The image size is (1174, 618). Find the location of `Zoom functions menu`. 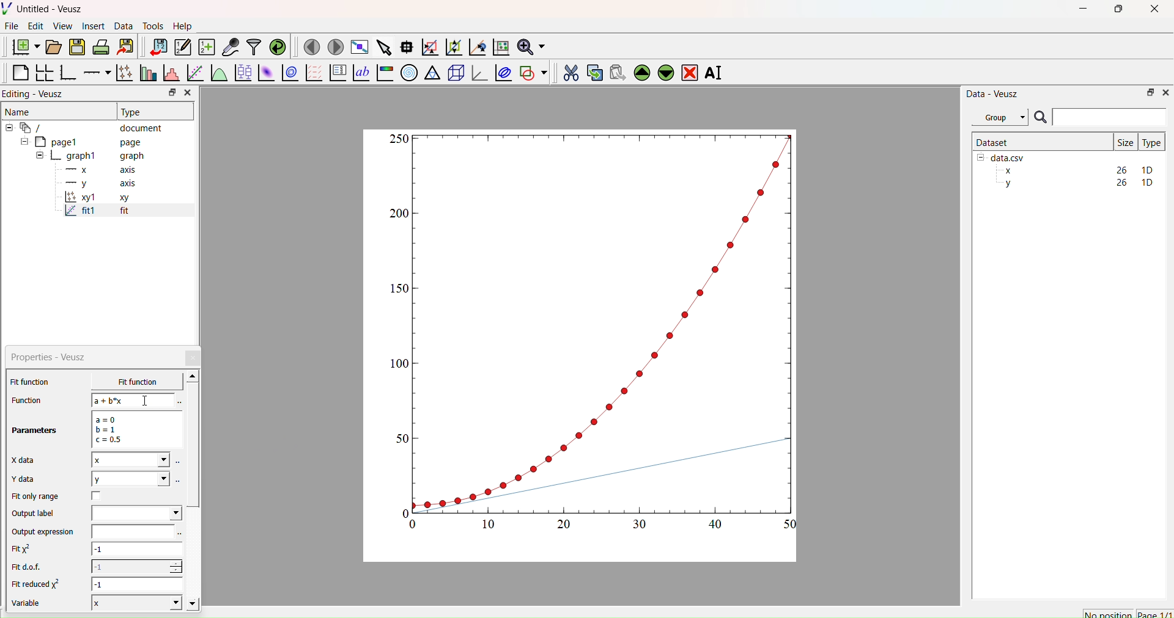

Zoom functions menu is located at coordinates (530, 45).